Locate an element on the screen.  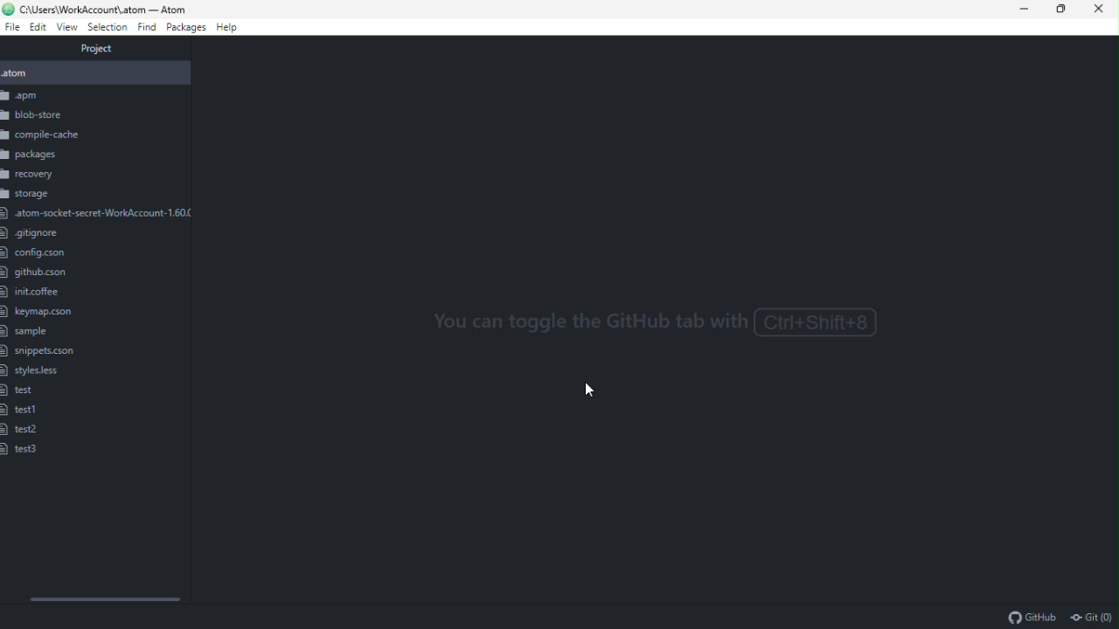
find is located at coordinates (148, 28).